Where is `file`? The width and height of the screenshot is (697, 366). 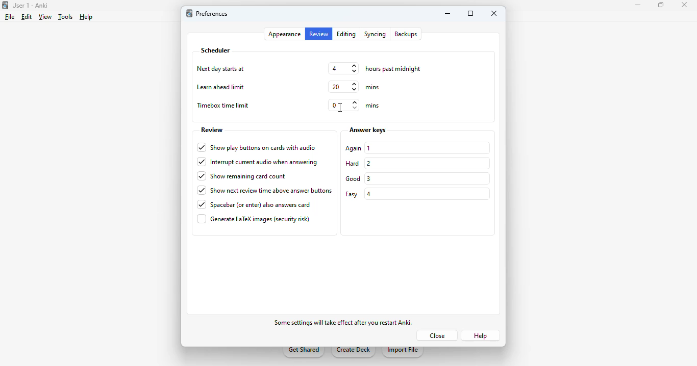
file is located at coordinates (10, 17).